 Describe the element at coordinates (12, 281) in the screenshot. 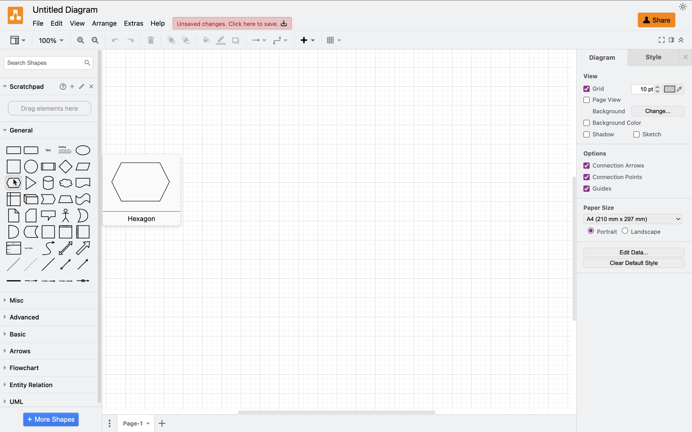

I see `link` at that location.